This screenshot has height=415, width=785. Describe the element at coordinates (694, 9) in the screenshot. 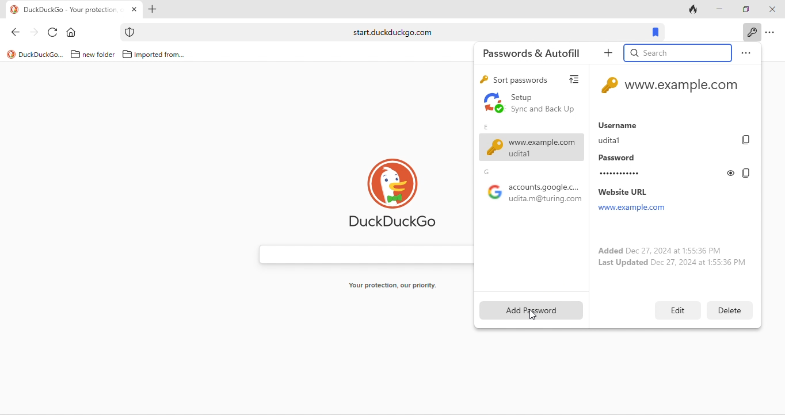

I see `track tab` at that location.